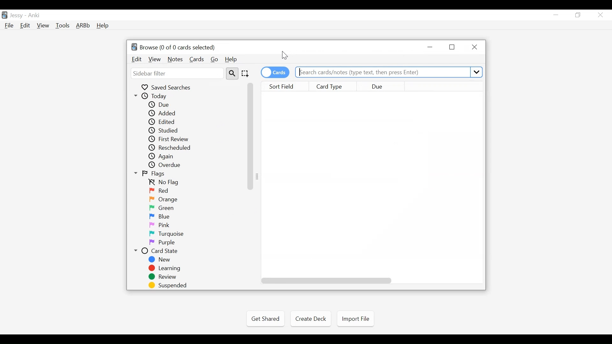 The image size is (612, 344). What do you see at coordinates (165, 157) in the screenshot?
I see `Again` at bounding box center [165, 157].